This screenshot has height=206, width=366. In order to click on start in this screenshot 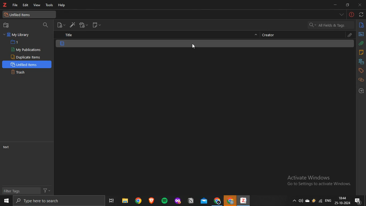, I will do `click(5, 201)`.